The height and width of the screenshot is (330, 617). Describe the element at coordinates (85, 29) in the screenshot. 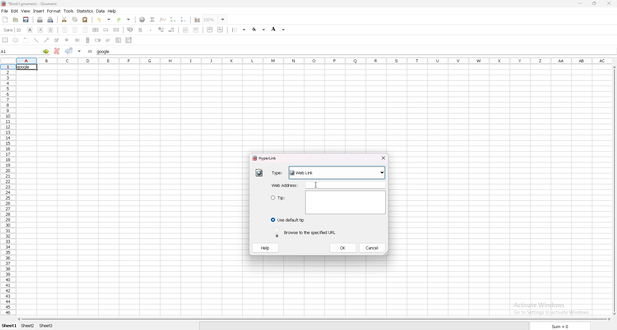

I see `right align` at that location.